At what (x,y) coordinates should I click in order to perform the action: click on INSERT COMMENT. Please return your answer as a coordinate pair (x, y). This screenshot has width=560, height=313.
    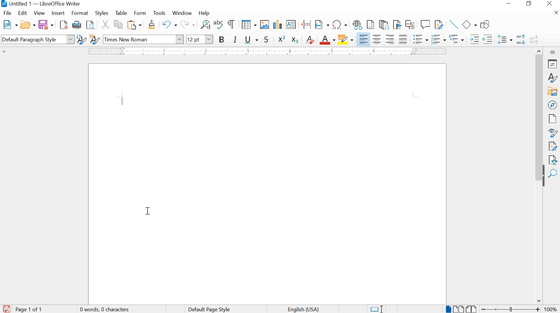
    Looking at the image, I should click on (426, 24).